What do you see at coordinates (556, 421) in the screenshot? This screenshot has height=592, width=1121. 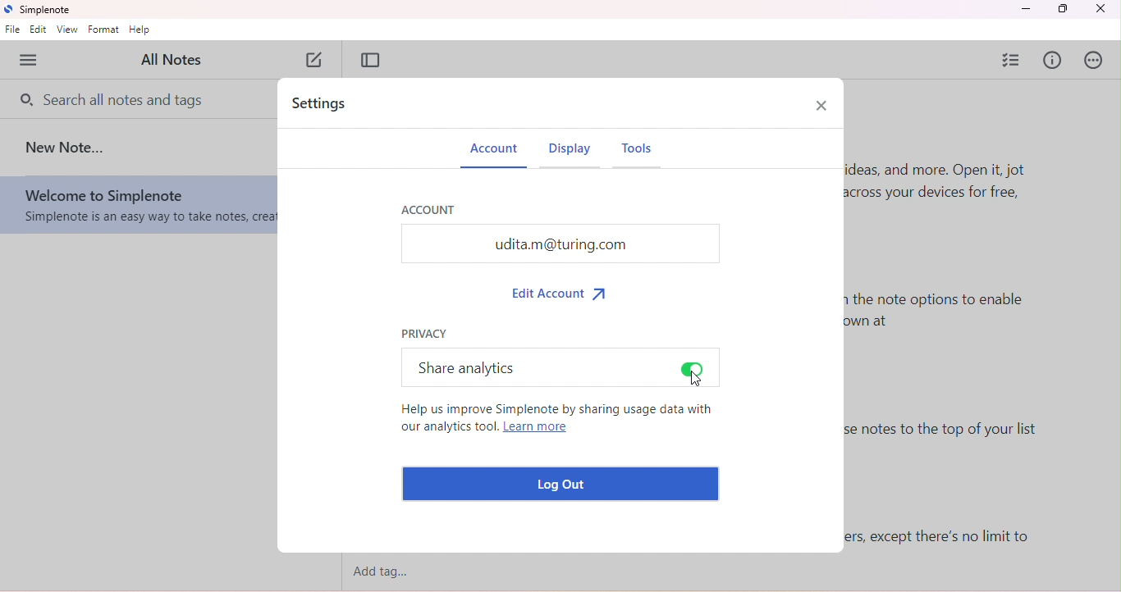 I see `text on improving simplenote` at bounding box center [556, 421].